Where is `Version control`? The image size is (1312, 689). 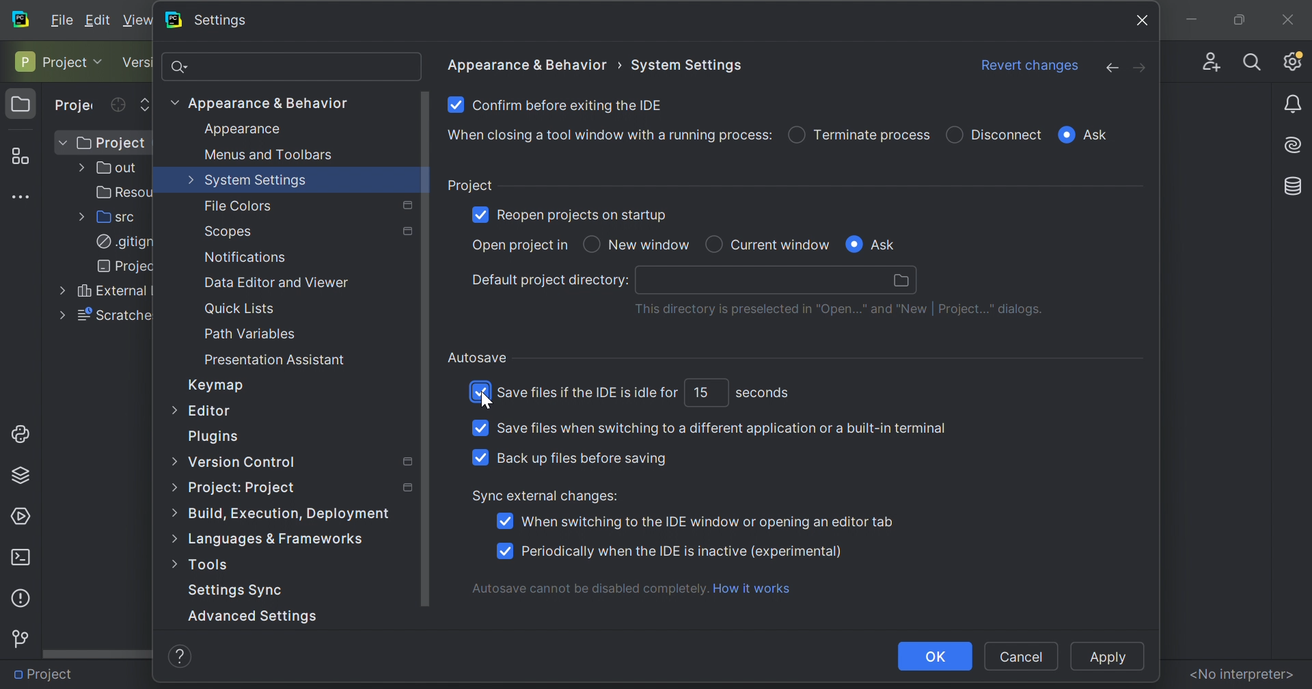
Version control is located at coordinates (137, 63).